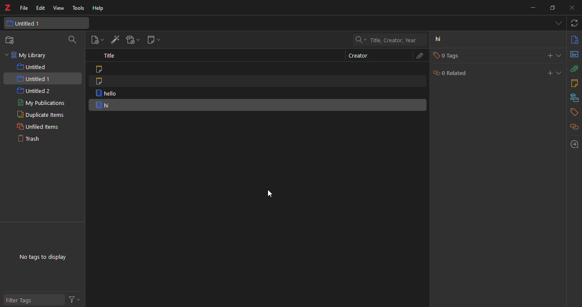 This screenshot has height=307, width=582. Describe the element at coordinates (27, 55) in the screenshot. I see `my library` at that location.